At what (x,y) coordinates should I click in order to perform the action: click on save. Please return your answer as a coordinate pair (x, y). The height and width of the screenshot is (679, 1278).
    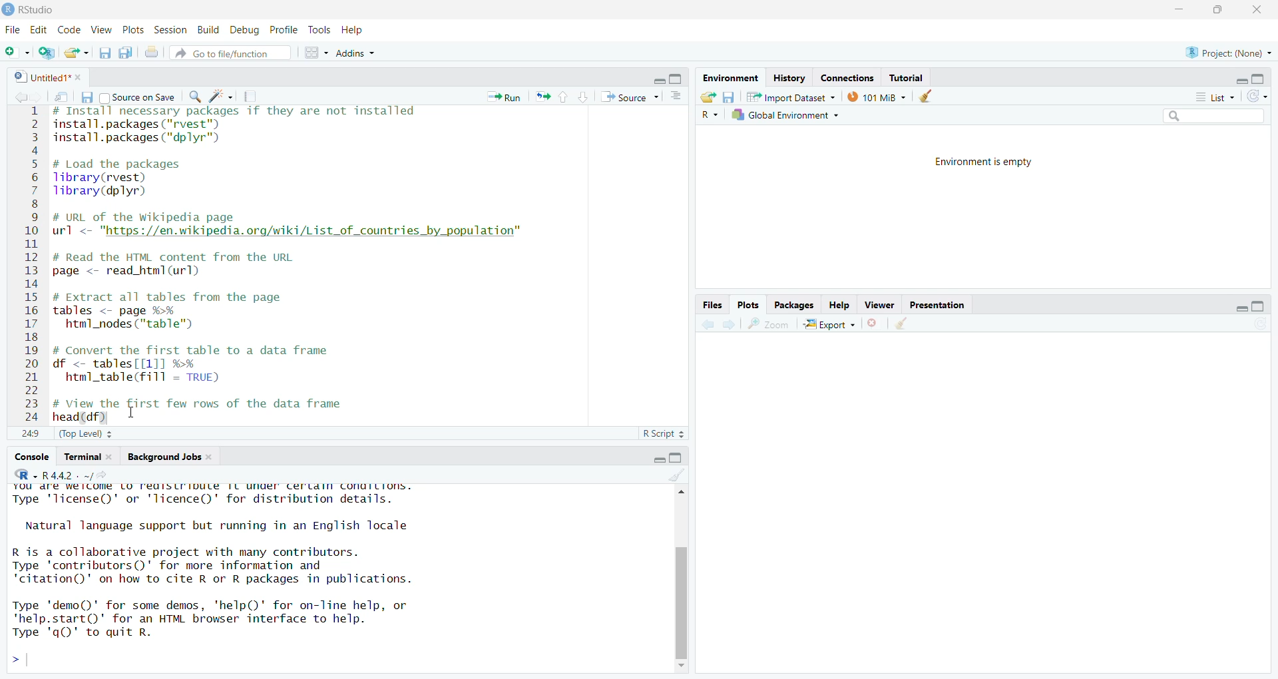
    Looking at the image, I should click on (105, 53).